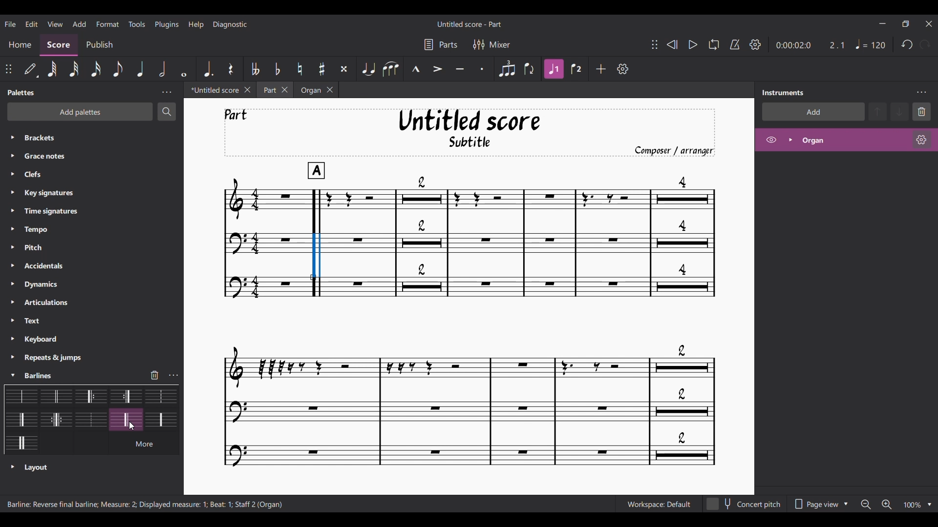  Describe the element at coordinates (771, 140) in the screenshot. I see `Hide organ` at that location.